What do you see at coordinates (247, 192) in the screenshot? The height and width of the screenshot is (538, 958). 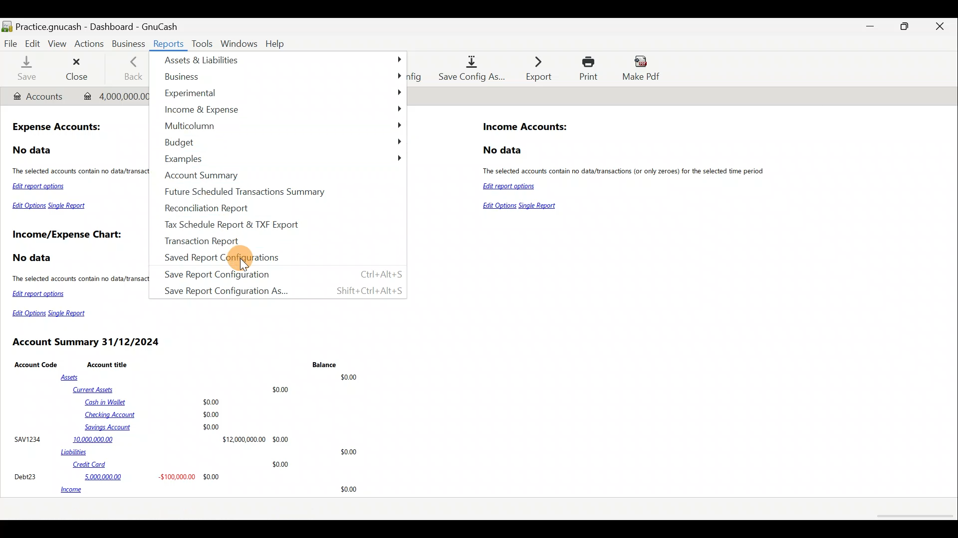 I see `Future Scheduled Transactions Summary` at bounding box center [247, 192].